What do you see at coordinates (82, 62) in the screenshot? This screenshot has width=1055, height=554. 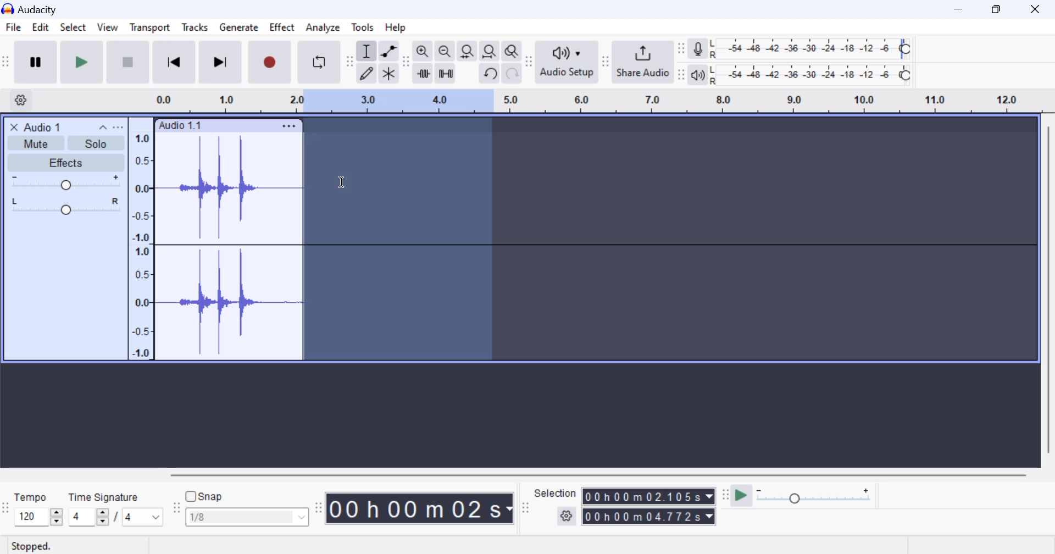 I see `Play` at bounding box center [82, 62].